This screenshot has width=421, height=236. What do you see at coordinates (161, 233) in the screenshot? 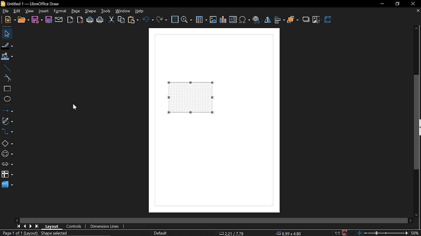
I see `page style` at bounding box center [161, 233].